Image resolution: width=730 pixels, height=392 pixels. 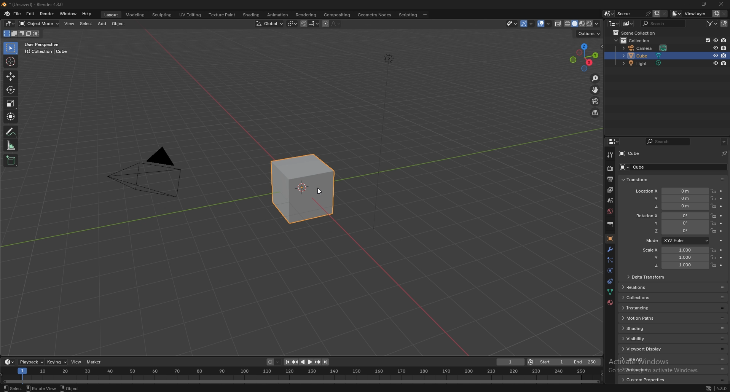 I want to click on lock location, so click(x=713, y=191).